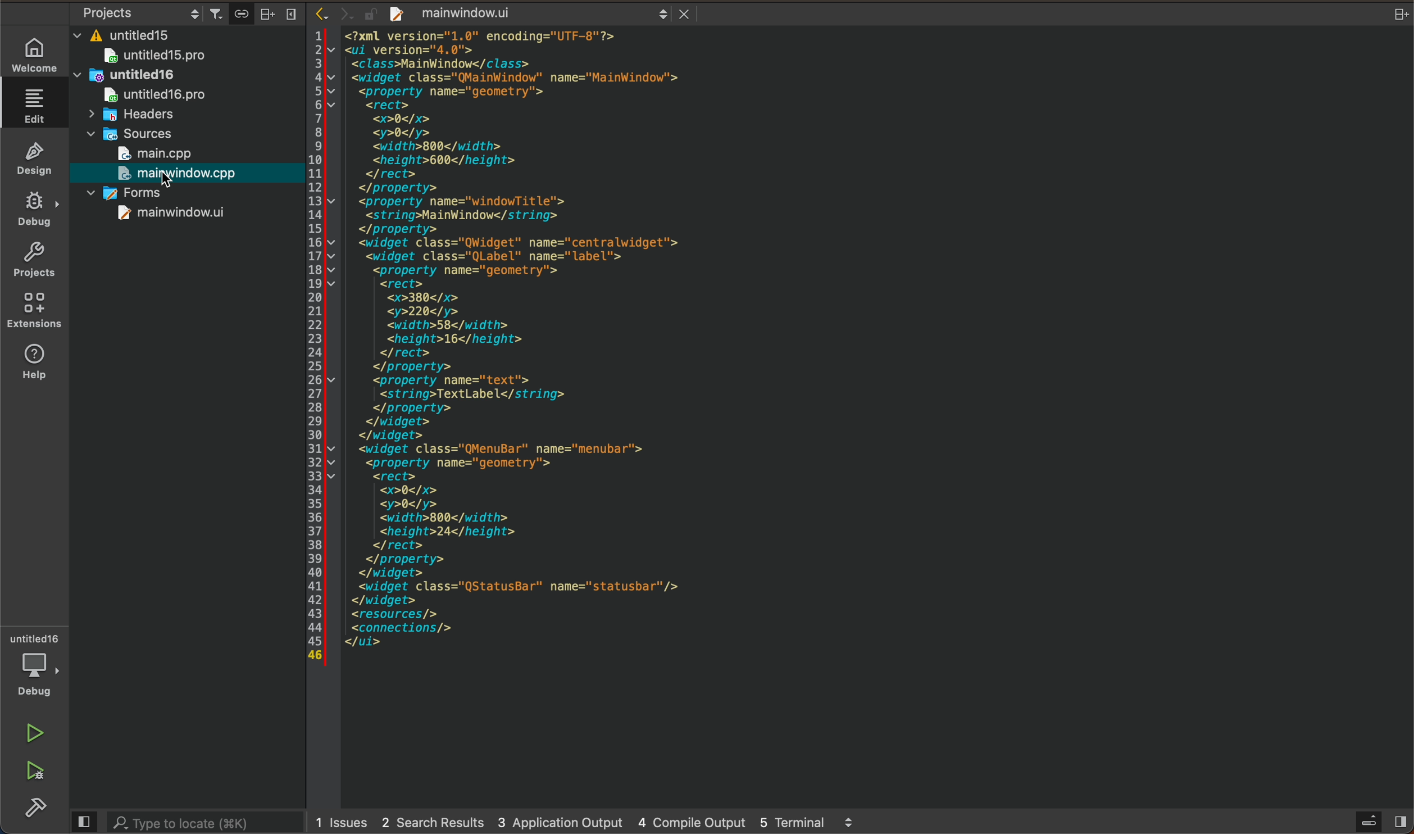 Image resolution: width=1414 pixels, height=834 pixels. Describe the element at coordinates (563, 132) in the screenshot. I see `1 <?xml version="1.0" encoding="UTF-8"7?>
2 v <ui version="4.0">

3) <class>MainWindow</class>

4 v | <widget class="QMainWindow" name="MainWindow">
5v <property name='"geometry">

6 v <rect>

7 <x>0</x>

8 <y>0</y>

9 <width>800</width>

10 <height>600</height>

11 </rect>

12 </property>

13 v <property name="windowTitle">

14 <string>MainWindow</string>

15 </property>` at that location.